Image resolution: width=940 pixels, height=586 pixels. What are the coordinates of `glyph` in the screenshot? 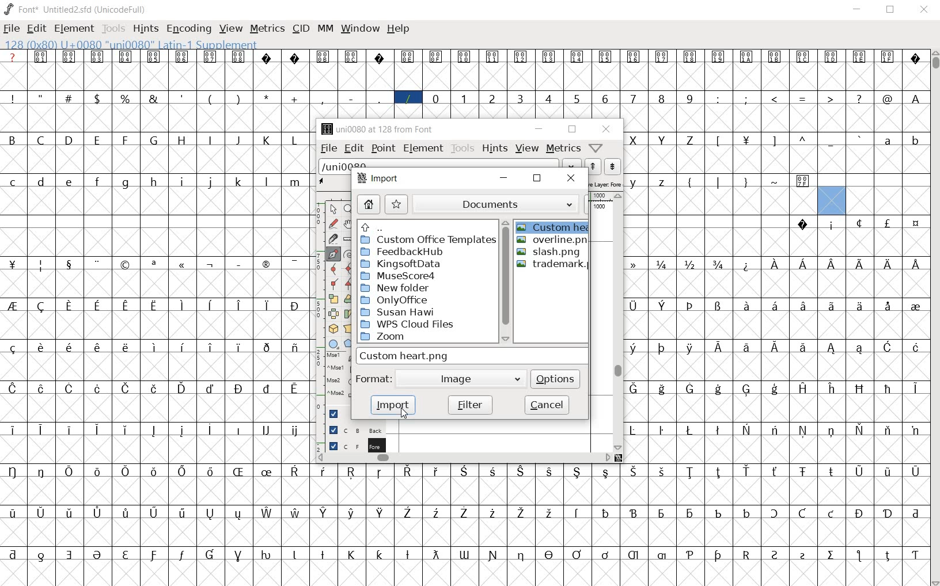 It's located at (153, 555).